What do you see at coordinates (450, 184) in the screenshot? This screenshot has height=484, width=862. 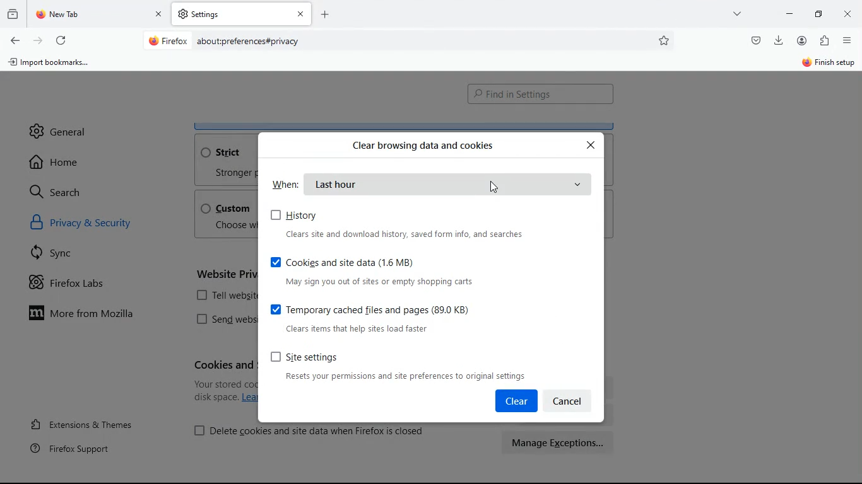 I see `last hour` at bounding box center [450, 184].